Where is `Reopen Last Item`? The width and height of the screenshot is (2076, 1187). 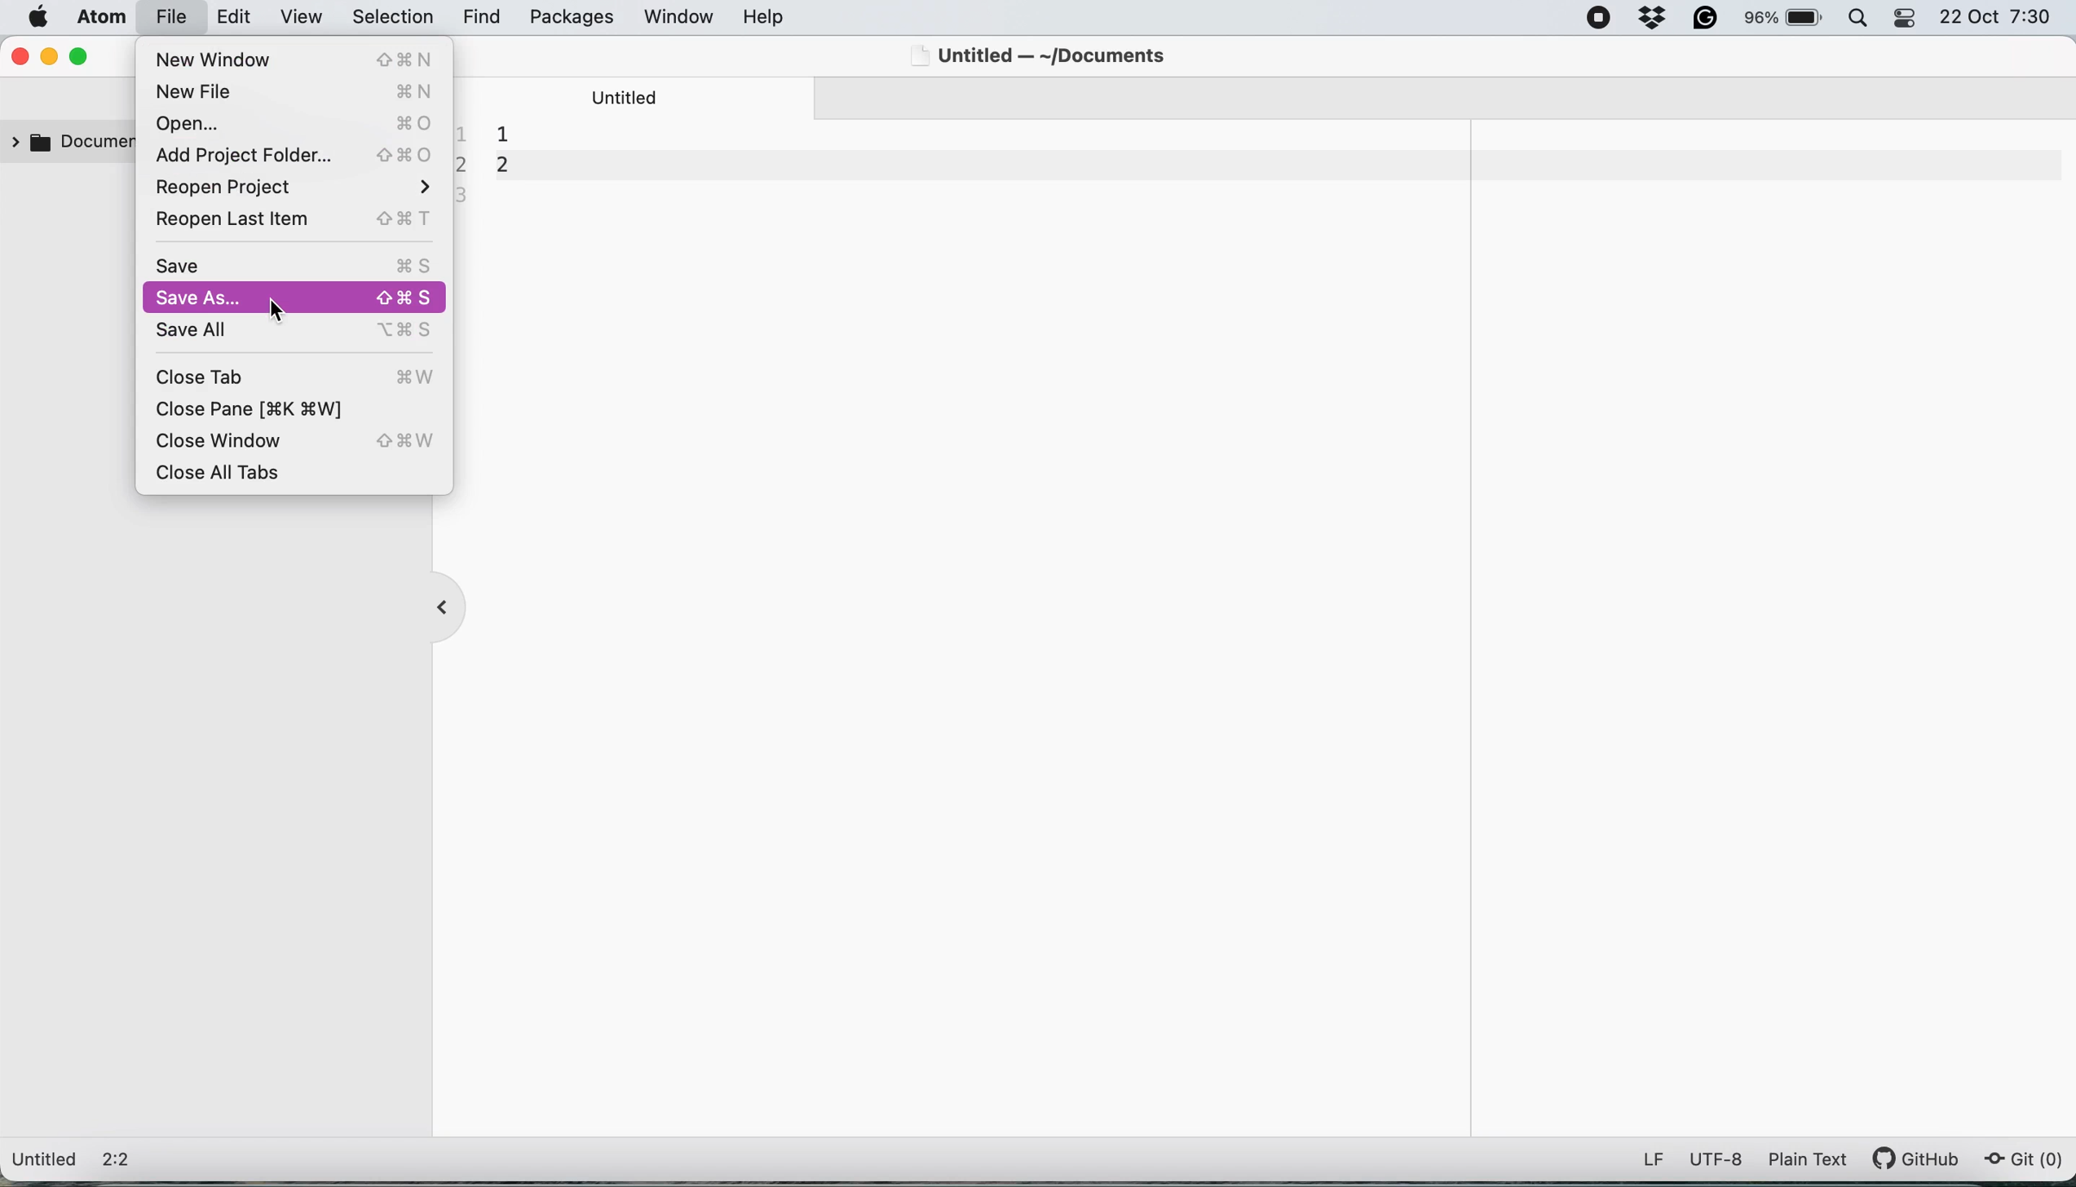 Reopen Last Item is located at coordinates (292, 217).